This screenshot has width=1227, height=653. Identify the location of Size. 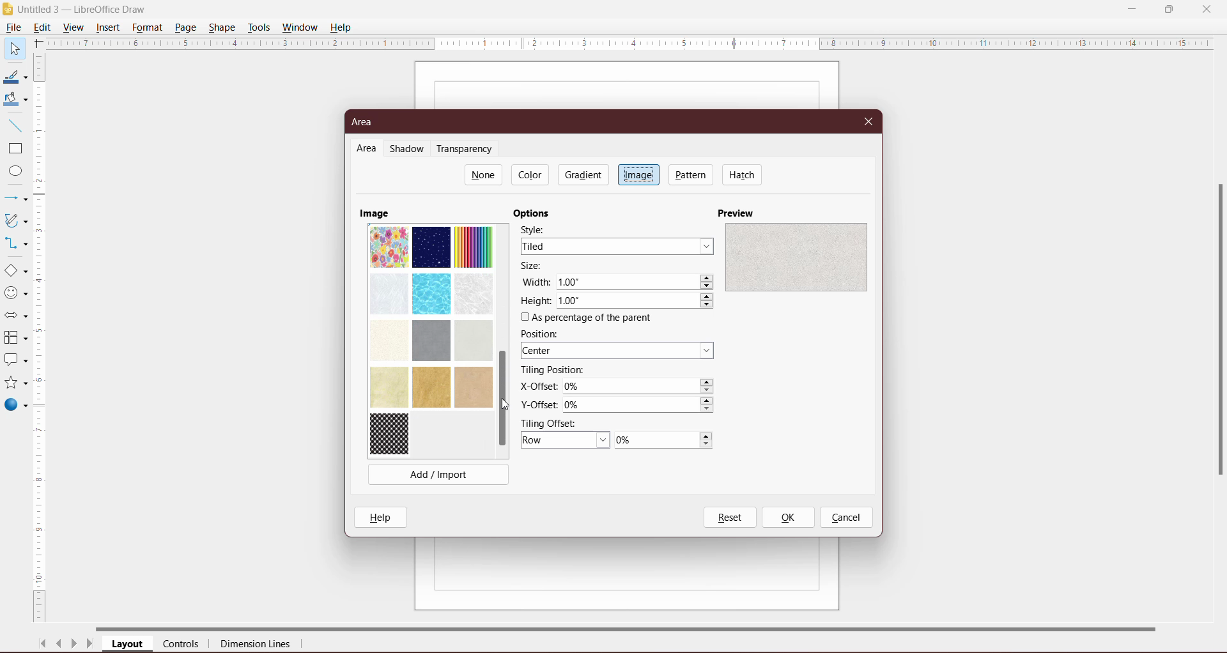
(536, 266).